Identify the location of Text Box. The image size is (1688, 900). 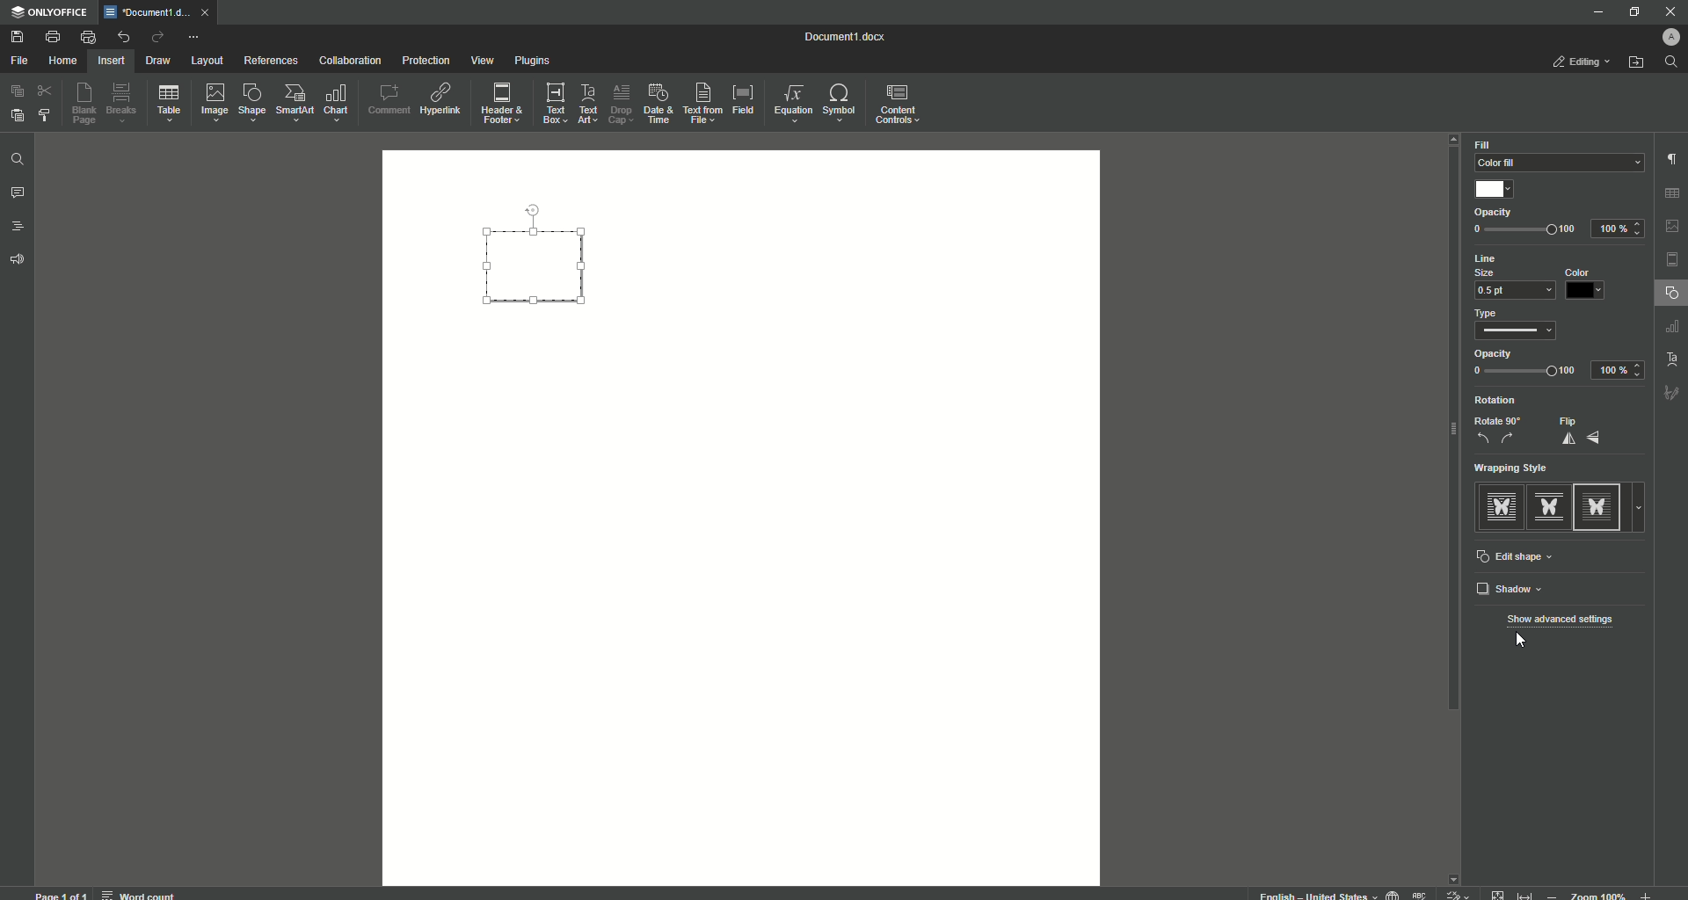
(549, 103).